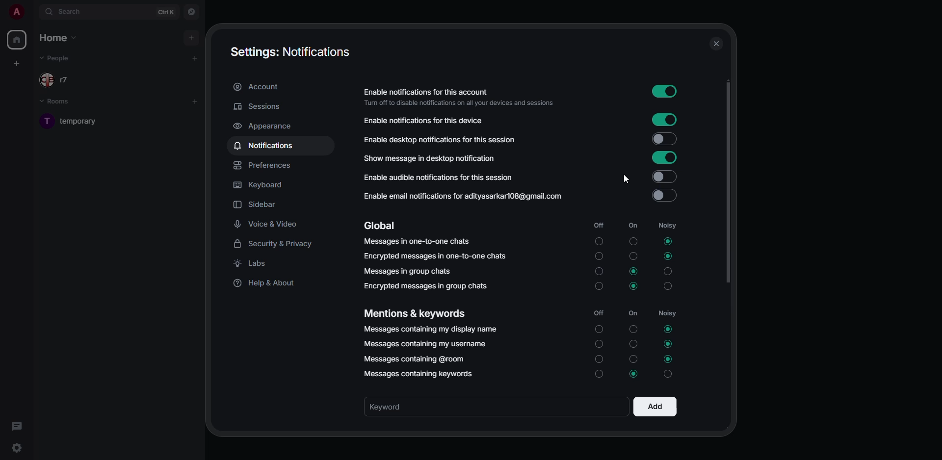  I want to click on security & privacy, so click(274, 244).